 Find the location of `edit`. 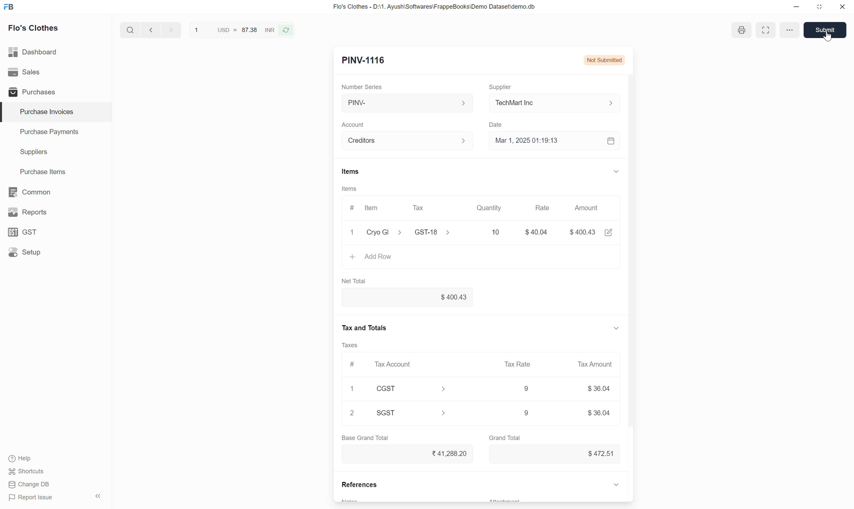

edit is located at coordinates (609, 233).